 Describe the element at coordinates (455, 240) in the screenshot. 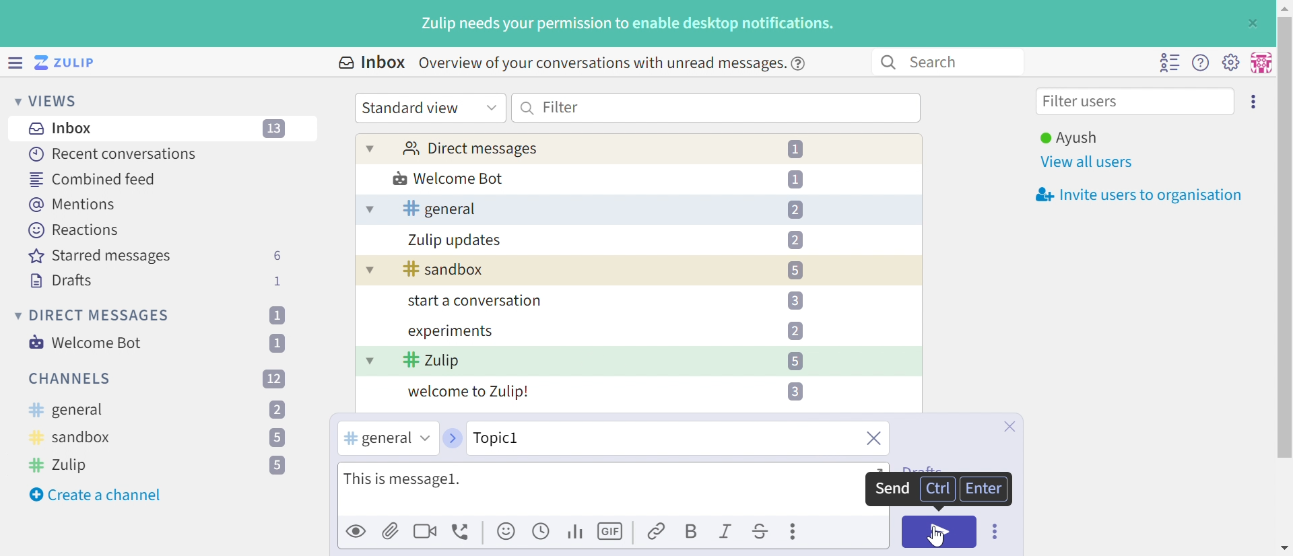

I see `Zulip updates` at that location.